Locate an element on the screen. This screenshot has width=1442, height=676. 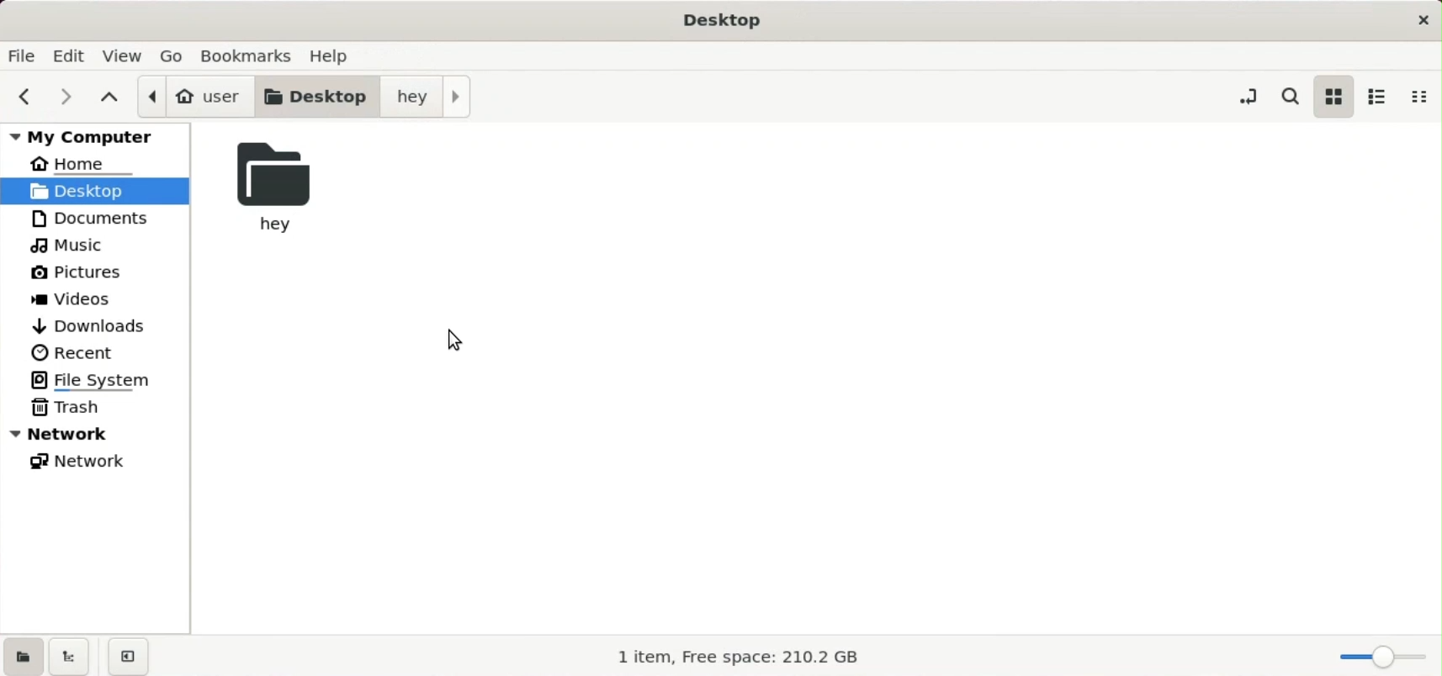
serch is located at coordinates (1292, 96).